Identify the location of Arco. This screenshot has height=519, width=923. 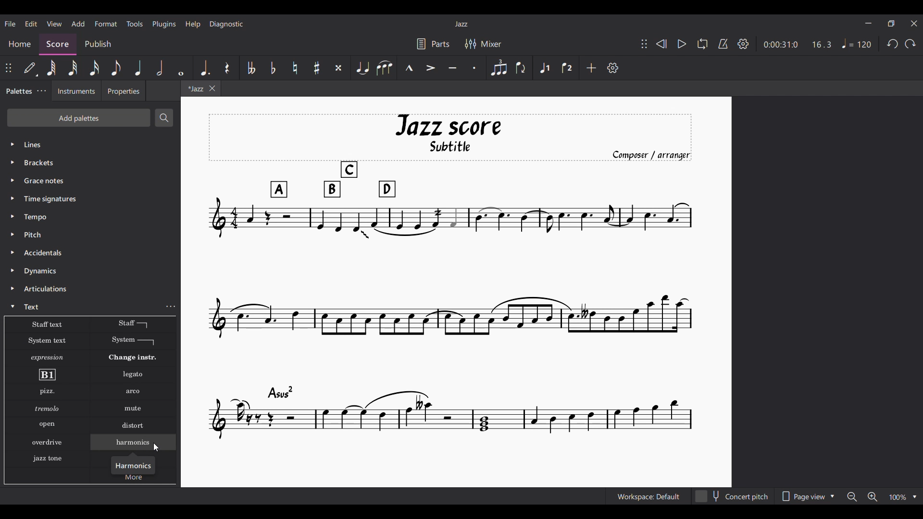
(134, 392).